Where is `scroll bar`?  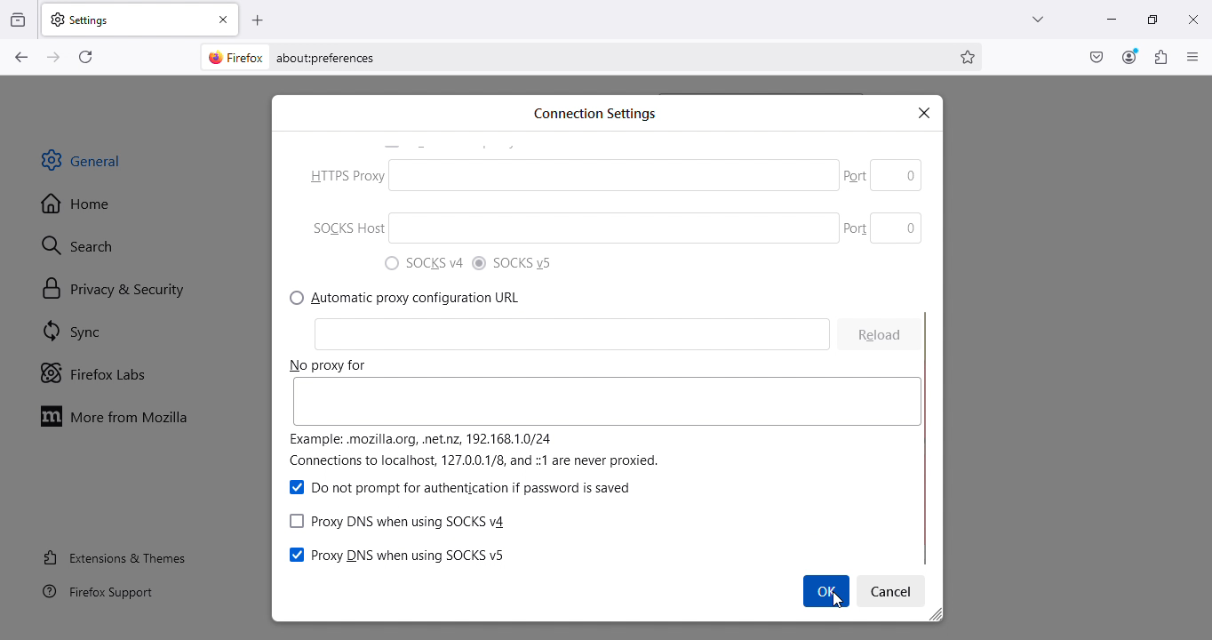
scroll bar is located at coordinates (934, 306).